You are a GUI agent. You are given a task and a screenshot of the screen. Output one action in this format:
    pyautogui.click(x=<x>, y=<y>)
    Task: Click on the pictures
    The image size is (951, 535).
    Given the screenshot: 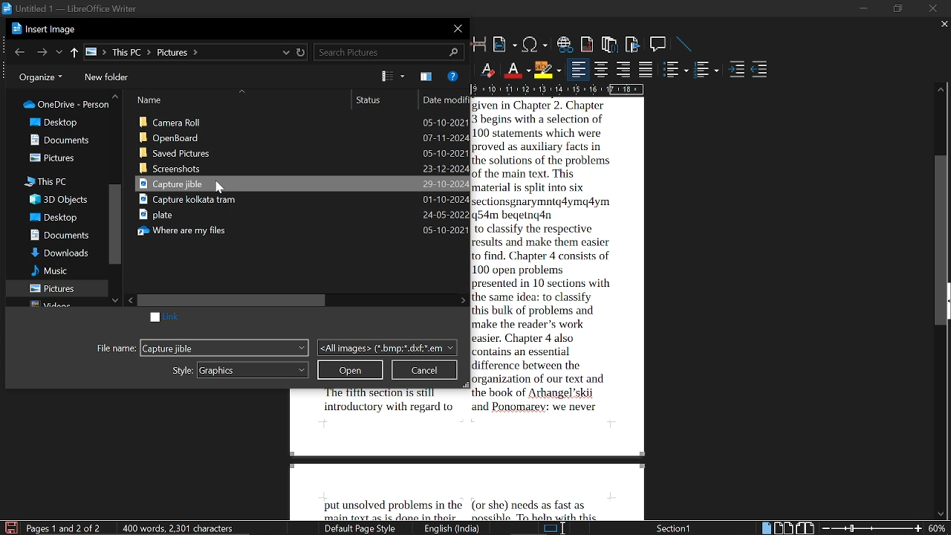 What is the action you would take?
    pyautogui.click(x=58, y=289)
    